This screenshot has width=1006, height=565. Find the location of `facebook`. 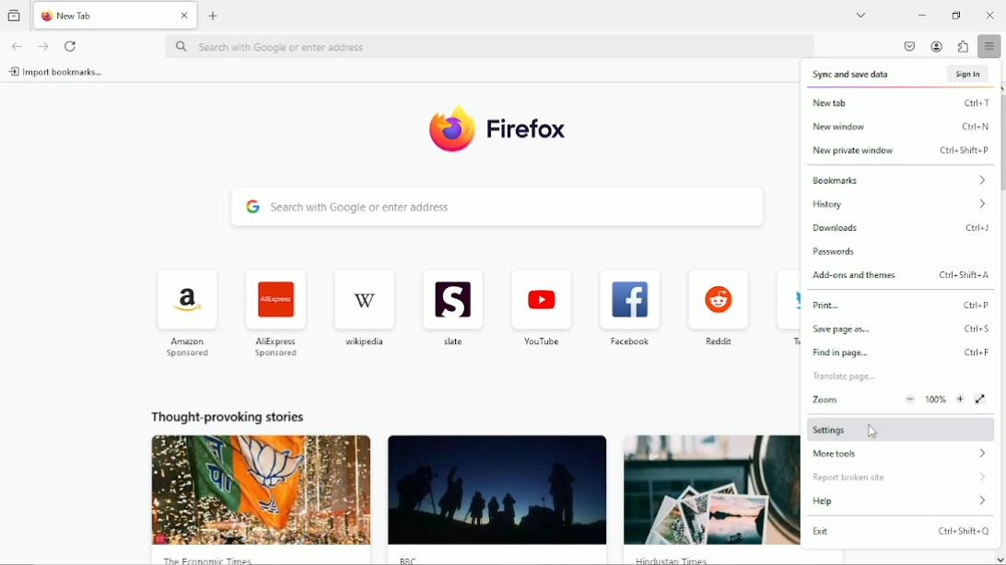

facebook is located at coordinates (629, 295).